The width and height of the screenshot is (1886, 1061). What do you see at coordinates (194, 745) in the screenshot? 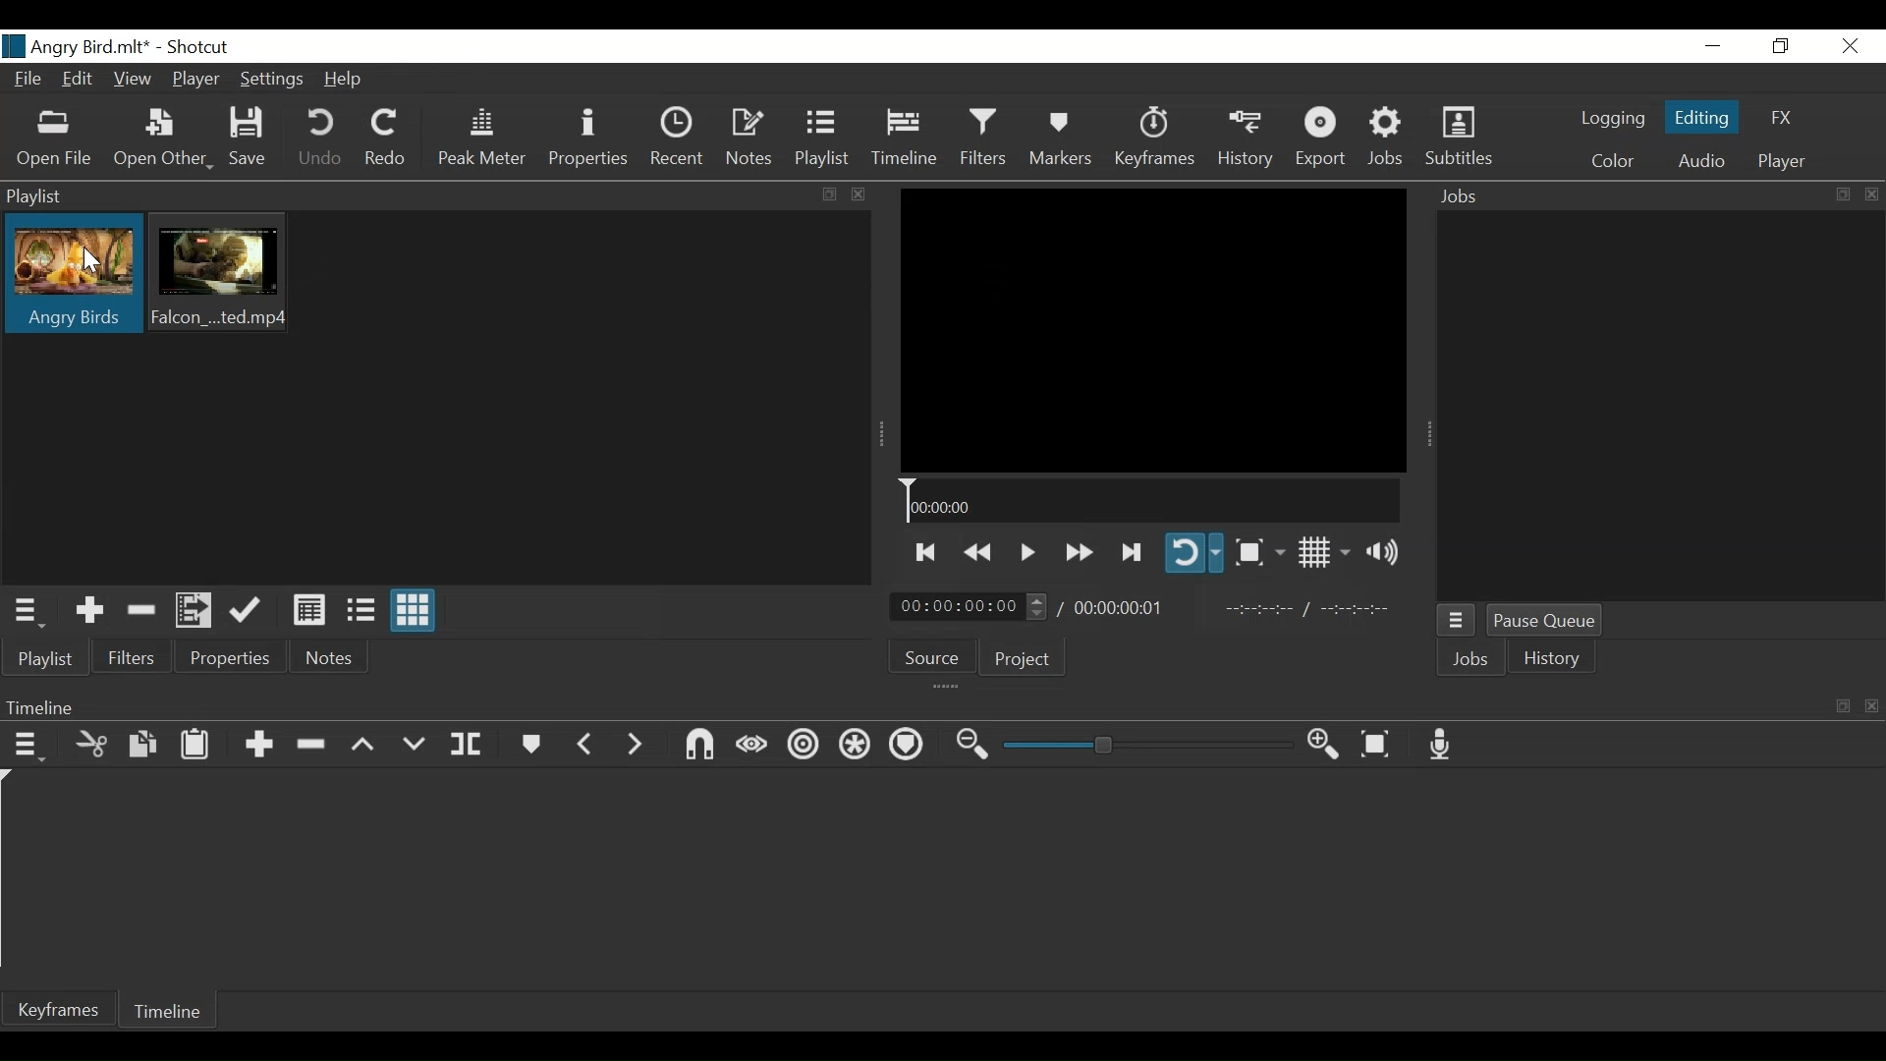
I see `Paste` at bounding box center [194, 745].